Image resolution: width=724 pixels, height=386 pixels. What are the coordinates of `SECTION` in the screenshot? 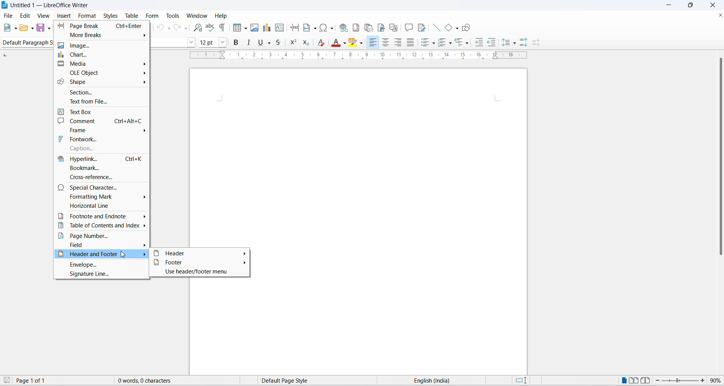 It's located at (101, 91).